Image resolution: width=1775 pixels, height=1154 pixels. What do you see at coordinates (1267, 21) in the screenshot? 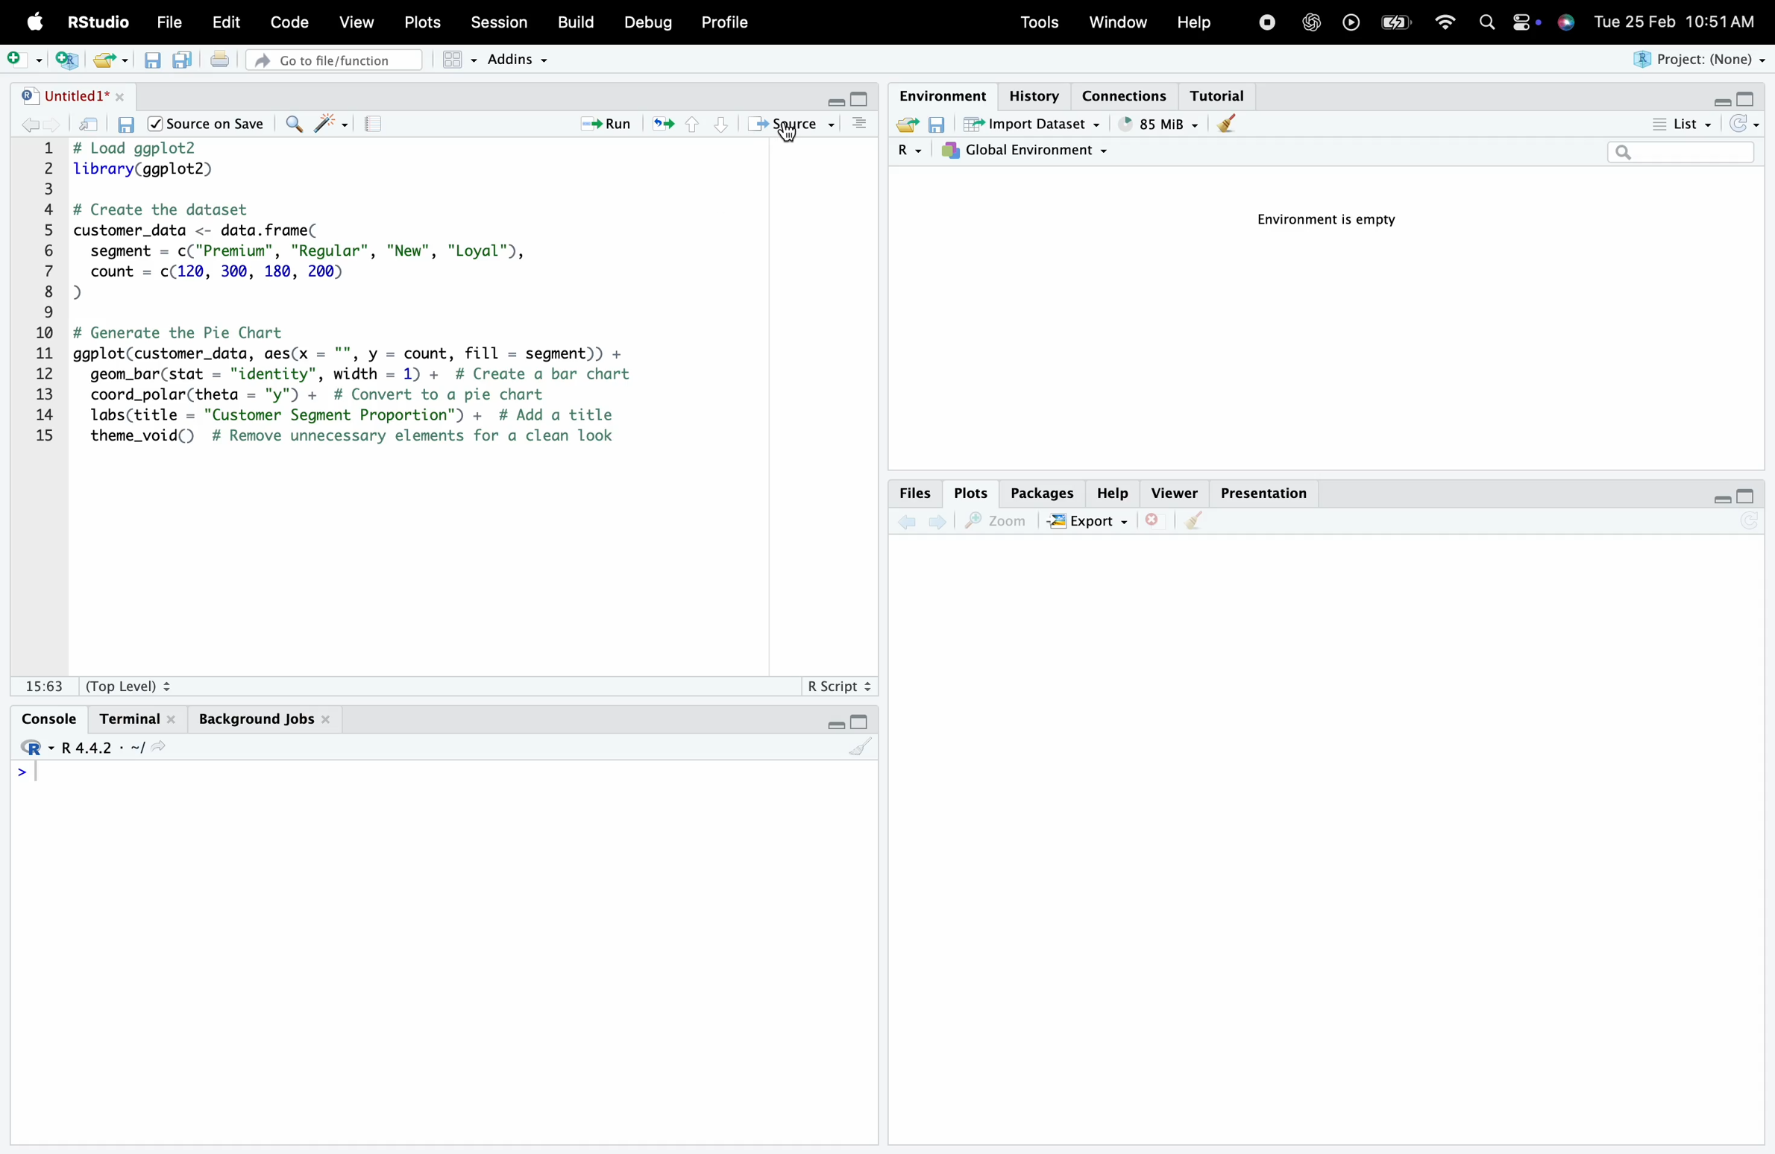
I see `stop` at bounding box center [1267, 21].